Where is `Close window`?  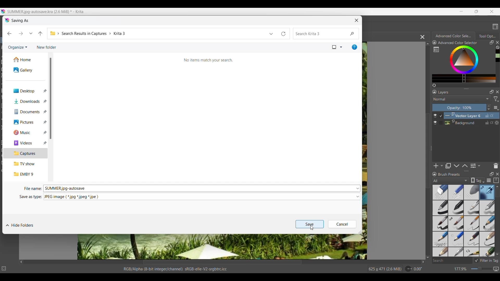
Close window is located at coordinates (357, 20).